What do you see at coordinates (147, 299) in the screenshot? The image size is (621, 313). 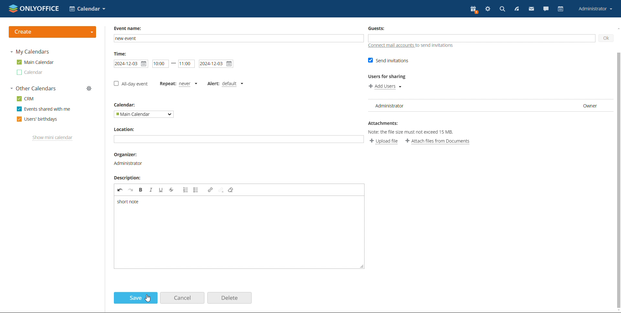 I see `cursor` at bounding box center [147, 299].